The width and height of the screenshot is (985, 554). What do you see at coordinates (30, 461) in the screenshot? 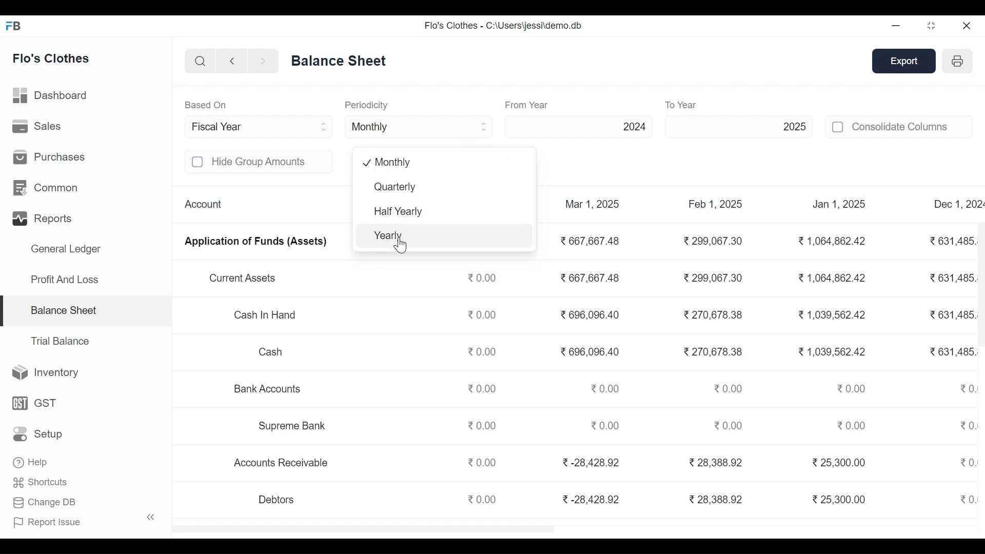
I see `help` at bounding box center [30, 461].